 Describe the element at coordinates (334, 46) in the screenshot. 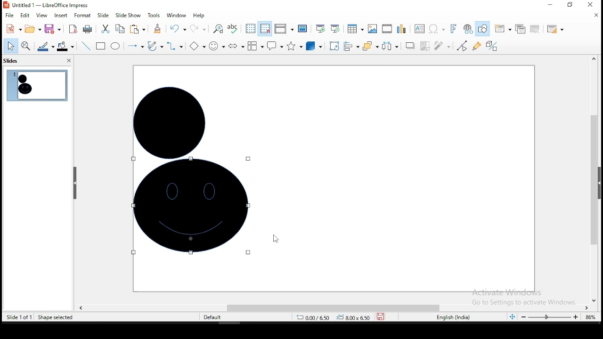

I see `rotate` at that location.